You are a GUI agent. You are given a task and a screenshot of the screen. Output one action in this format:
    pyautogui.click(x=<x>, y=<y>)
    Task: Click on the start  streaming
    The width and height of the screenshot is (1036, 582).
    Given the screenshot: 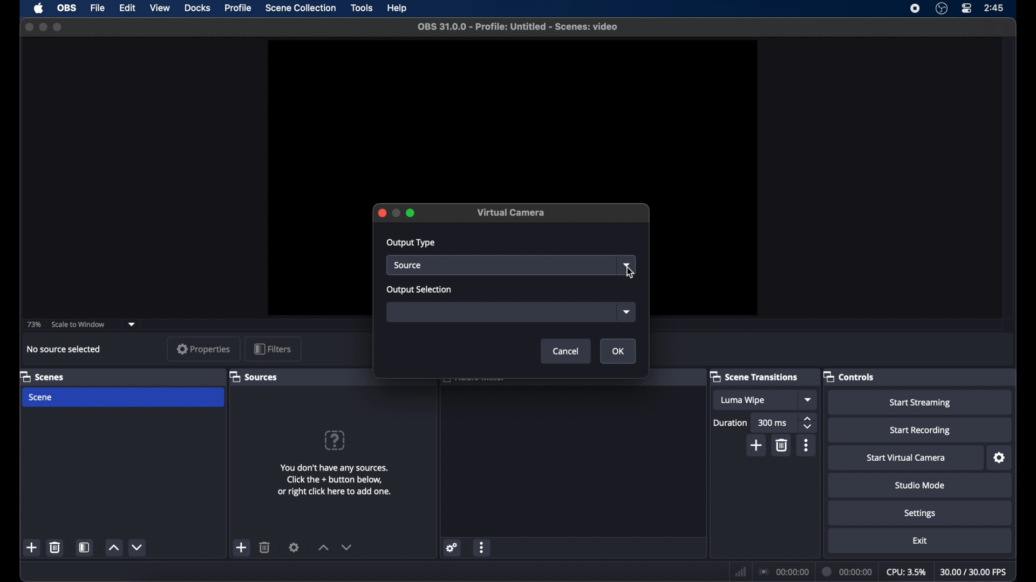 What is the action you would take?
    pyautogui.click(x=921, y=403)
    